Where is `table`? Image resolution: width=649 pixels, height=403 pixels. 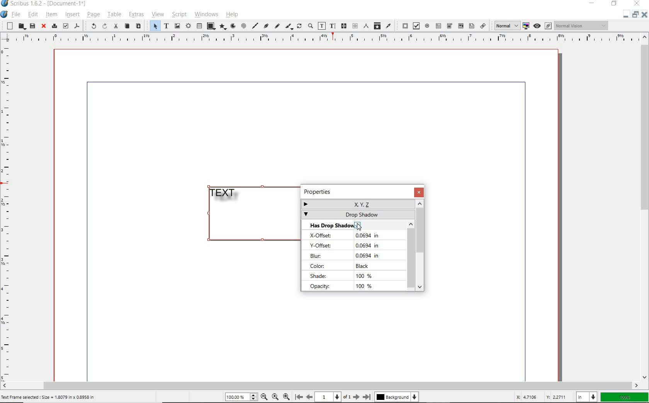 table is located at coordinates (199, 26).